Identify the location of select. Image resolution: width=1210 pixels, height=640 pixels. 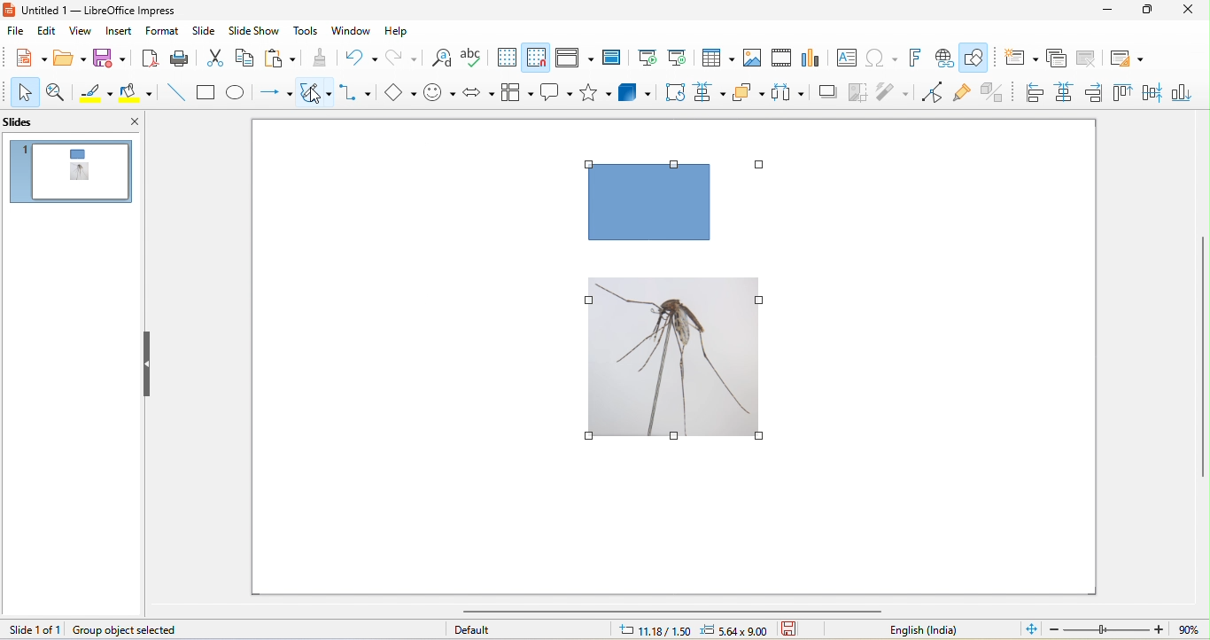
(22, 92).